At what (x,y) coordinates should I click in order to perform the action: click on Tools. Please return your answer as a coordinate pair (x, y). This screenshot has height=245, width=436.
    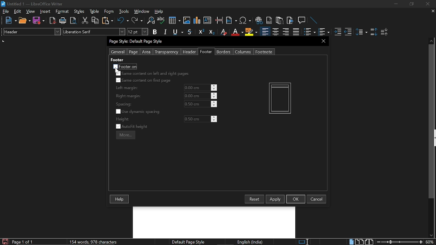
    Looking at the image, I should click on (124, 12).